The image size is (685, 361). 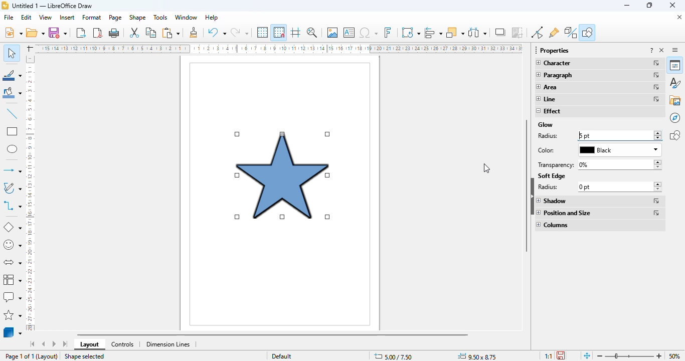 What do you see at coordinates (434, 32) in the screenshot?
I see `align objects` at bounding box center [434, 32].